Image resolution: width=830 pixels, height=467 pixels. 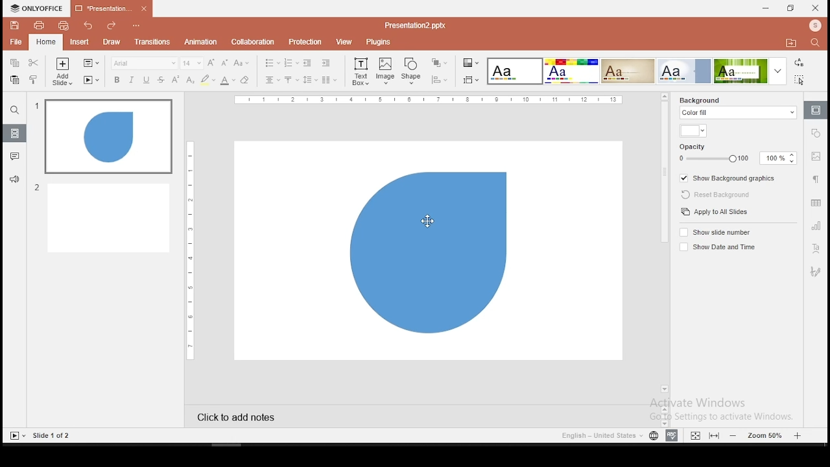 What do you see at coordinates (90, 63) in the screenshot?
I see `change slide layout` at bounding box center [90, 63].